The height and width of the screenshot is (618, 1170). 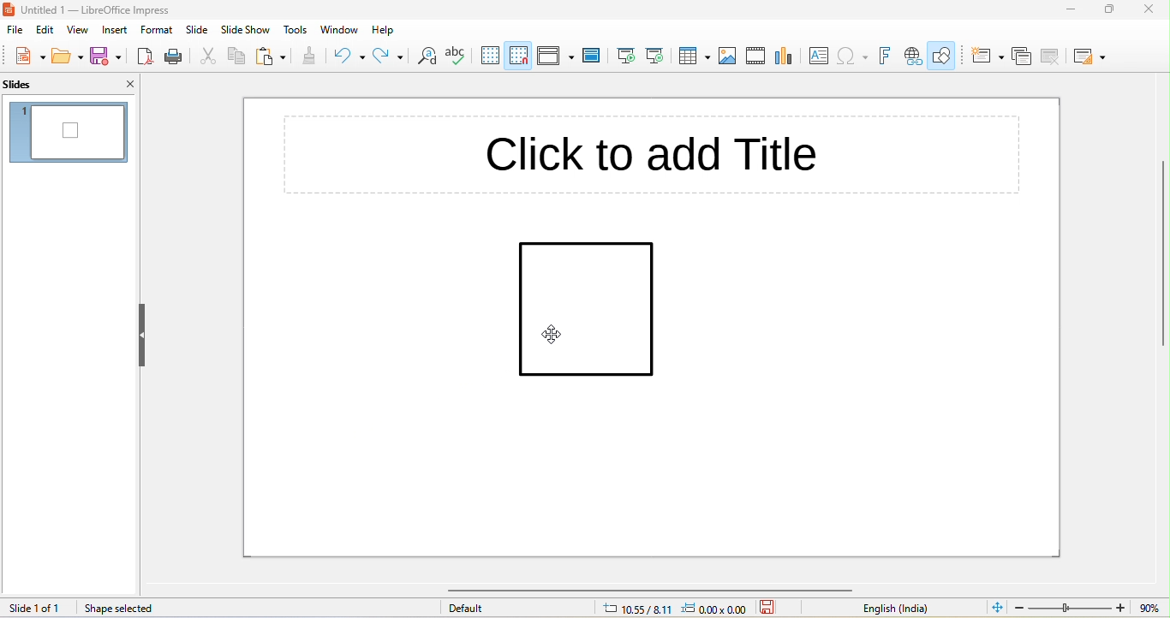 What do you see at coordinates (272, 55) in the screenshot?
I see `paste` at bounding box center [272, 55].